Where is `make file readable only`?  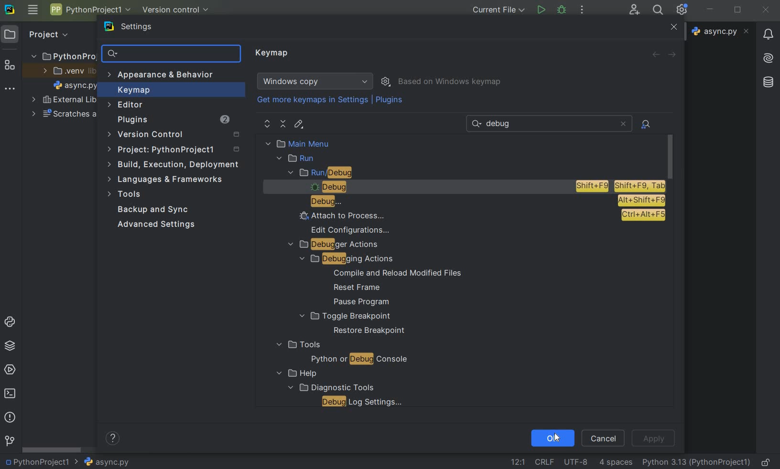
make file readable only is located at coordinates (767, 461).